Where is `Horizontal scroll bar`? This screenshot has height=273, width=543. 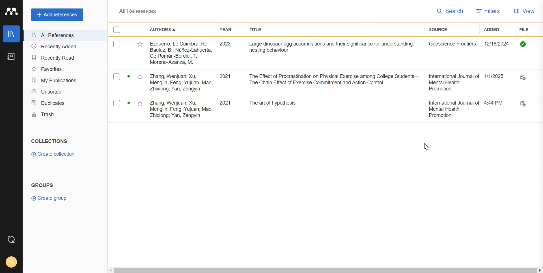 Horizontal scroll bar is located at coordinates (324, 268).